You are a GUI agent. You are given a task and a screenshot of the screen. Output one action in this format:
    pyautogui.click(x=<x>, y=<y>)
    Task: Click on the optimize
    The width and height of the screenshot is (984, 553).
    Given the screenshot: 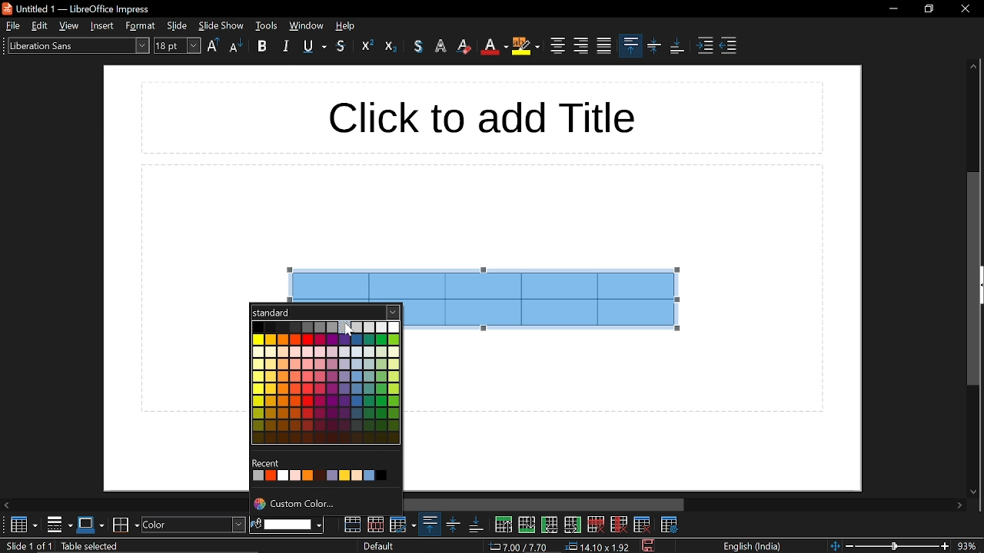 What is the action you would take?
    pyautogui.click(x=404, y=524)
    